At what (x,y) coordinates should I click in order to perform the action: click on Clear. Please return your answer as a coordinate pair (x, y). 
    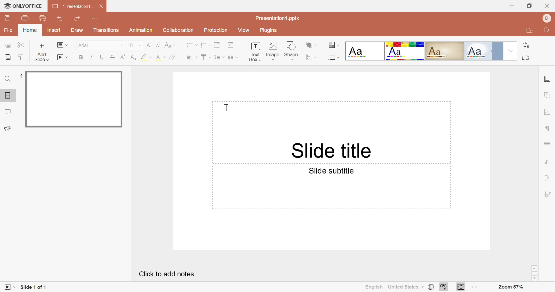
    Looking at the image, I should click on (173, 58).